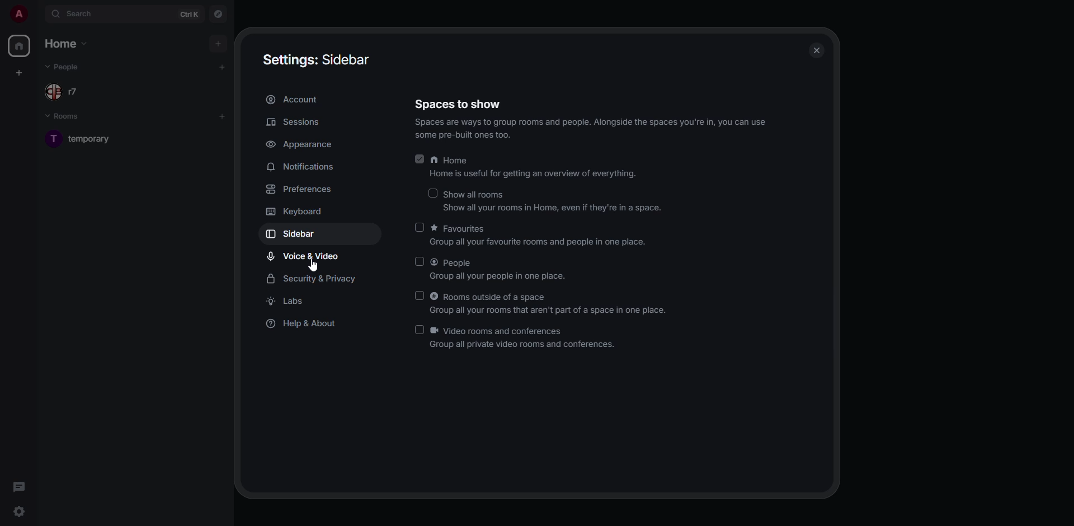 Image resolution: width=1074 pixels, height=526 pixels. I want to click on threads, so click(20, 487).